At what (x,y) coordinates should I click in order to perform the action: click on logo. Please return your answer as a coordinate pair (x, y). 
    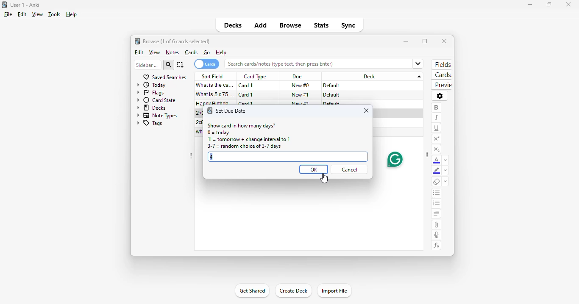
    Looking at the image, I should click on (209, 111).